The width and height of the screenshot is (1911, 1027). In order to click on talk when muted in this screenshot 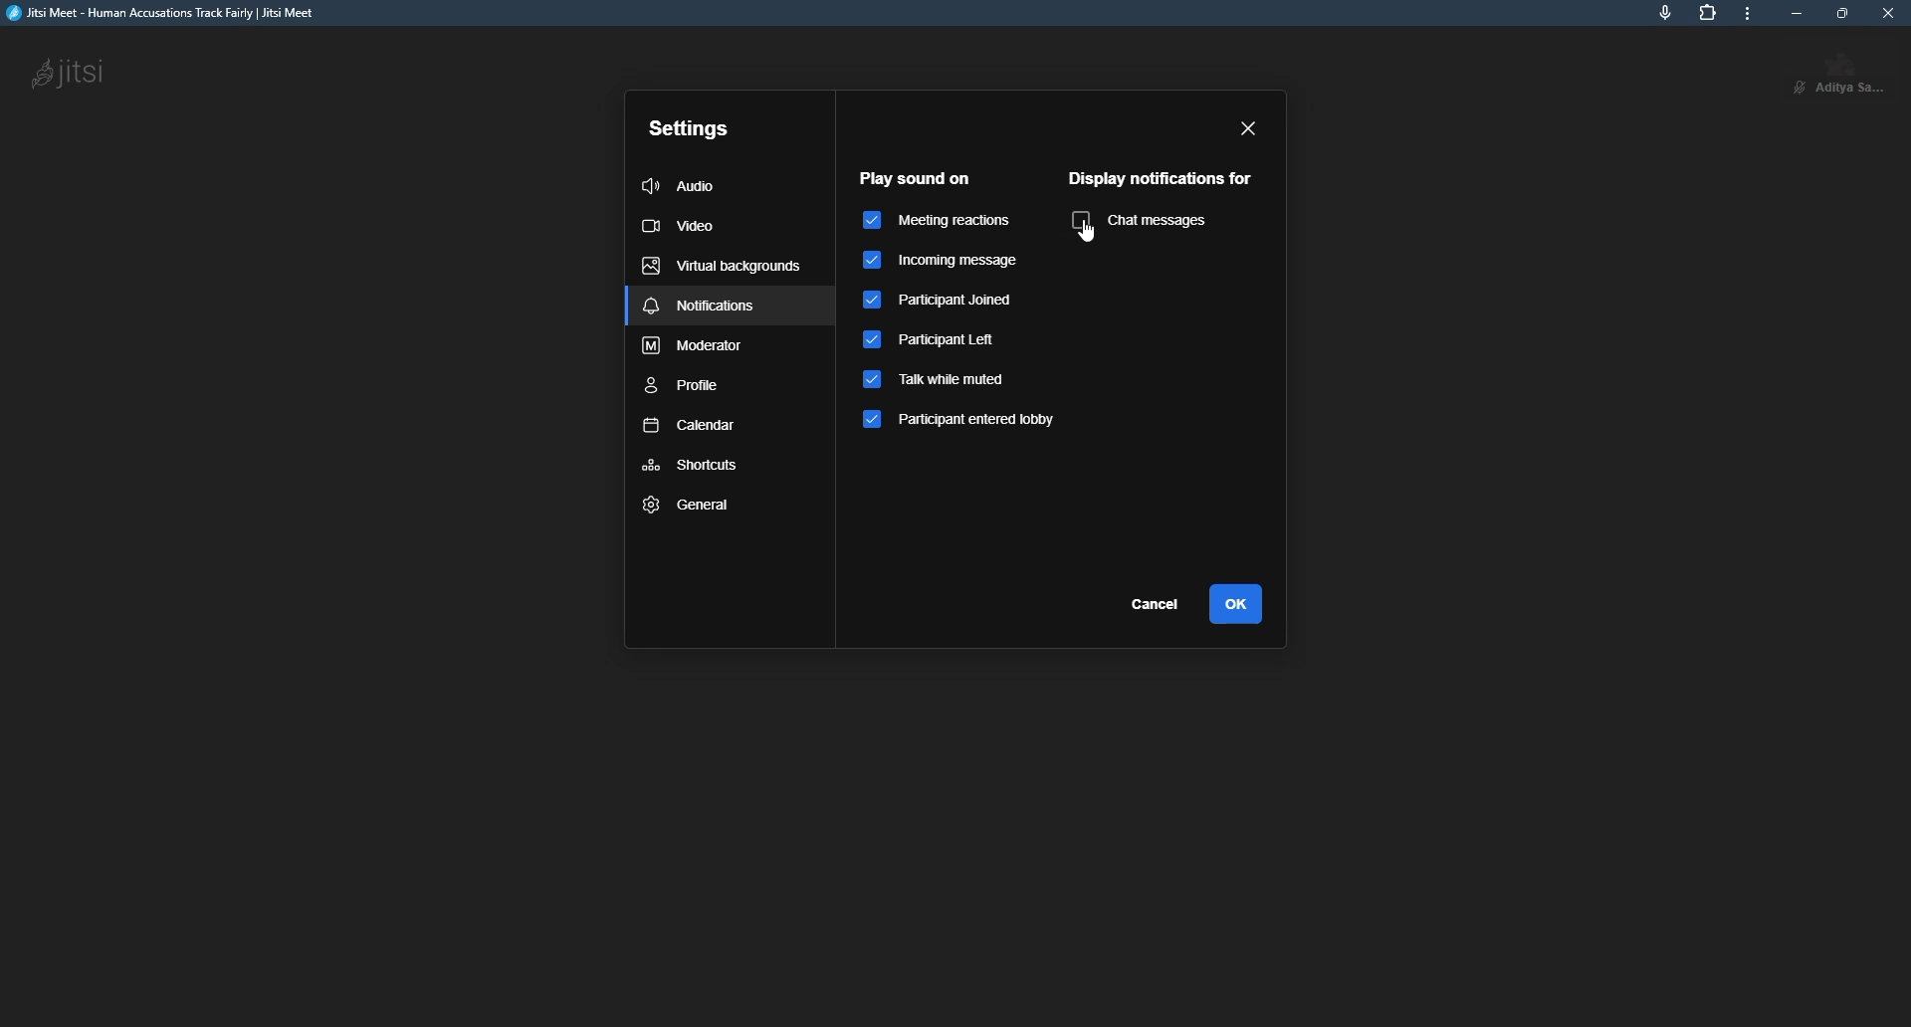, I will do `click(941, 381)`.